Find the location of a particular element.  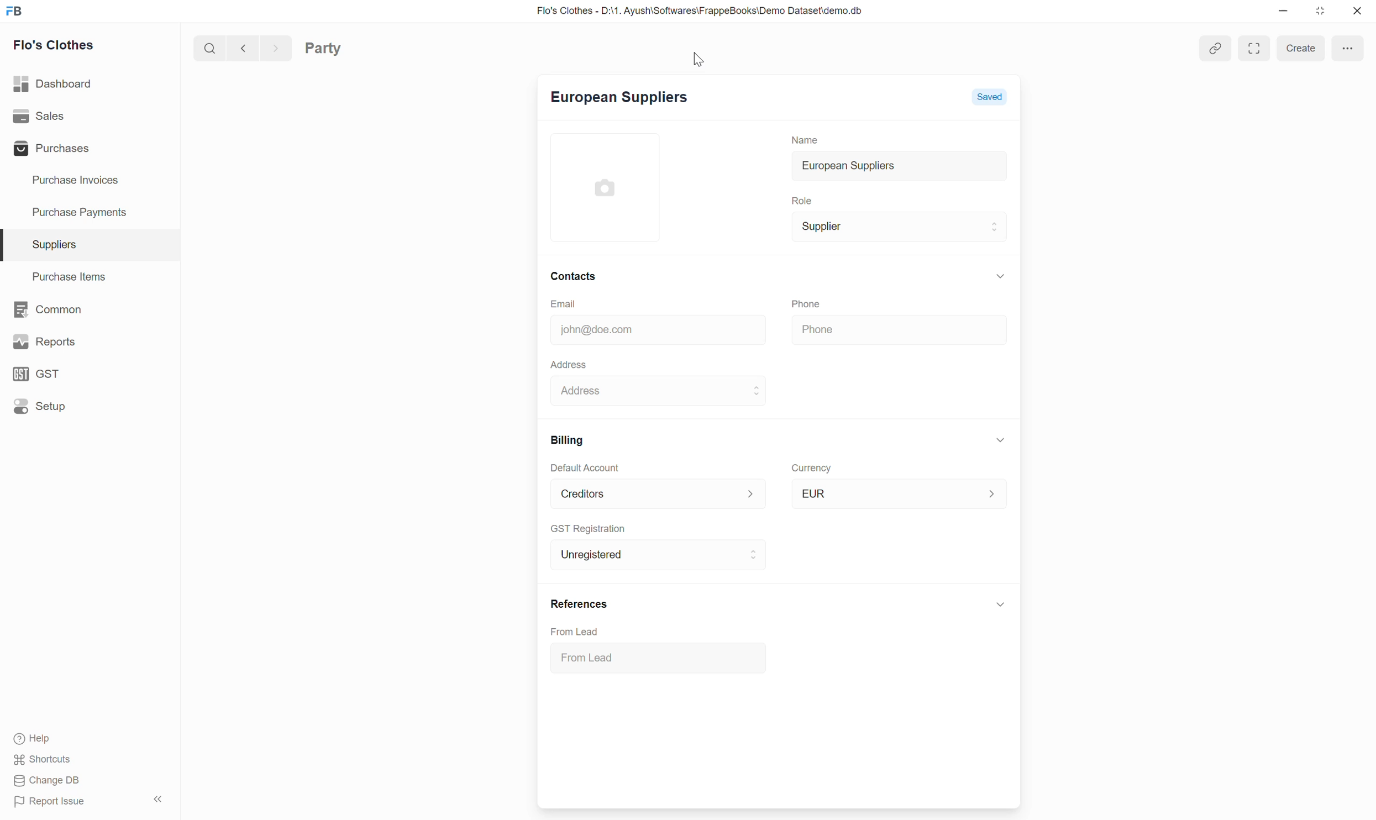

close down is located at coordinates (1321, 12).